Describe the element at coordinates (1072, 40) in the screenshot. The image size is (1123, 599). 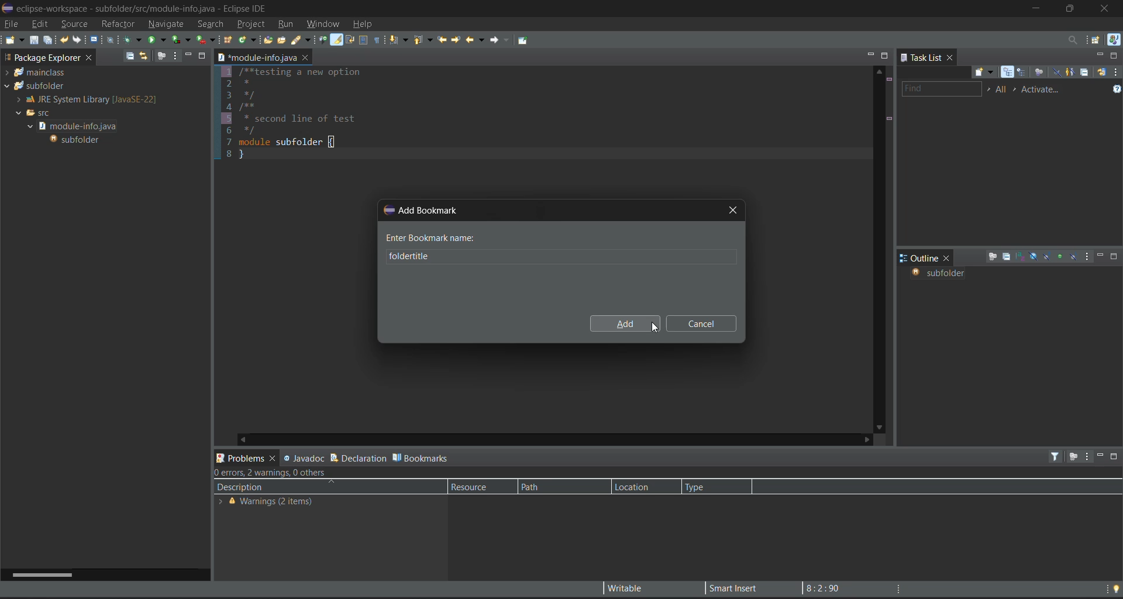
I see `access commands and other items` at that location.